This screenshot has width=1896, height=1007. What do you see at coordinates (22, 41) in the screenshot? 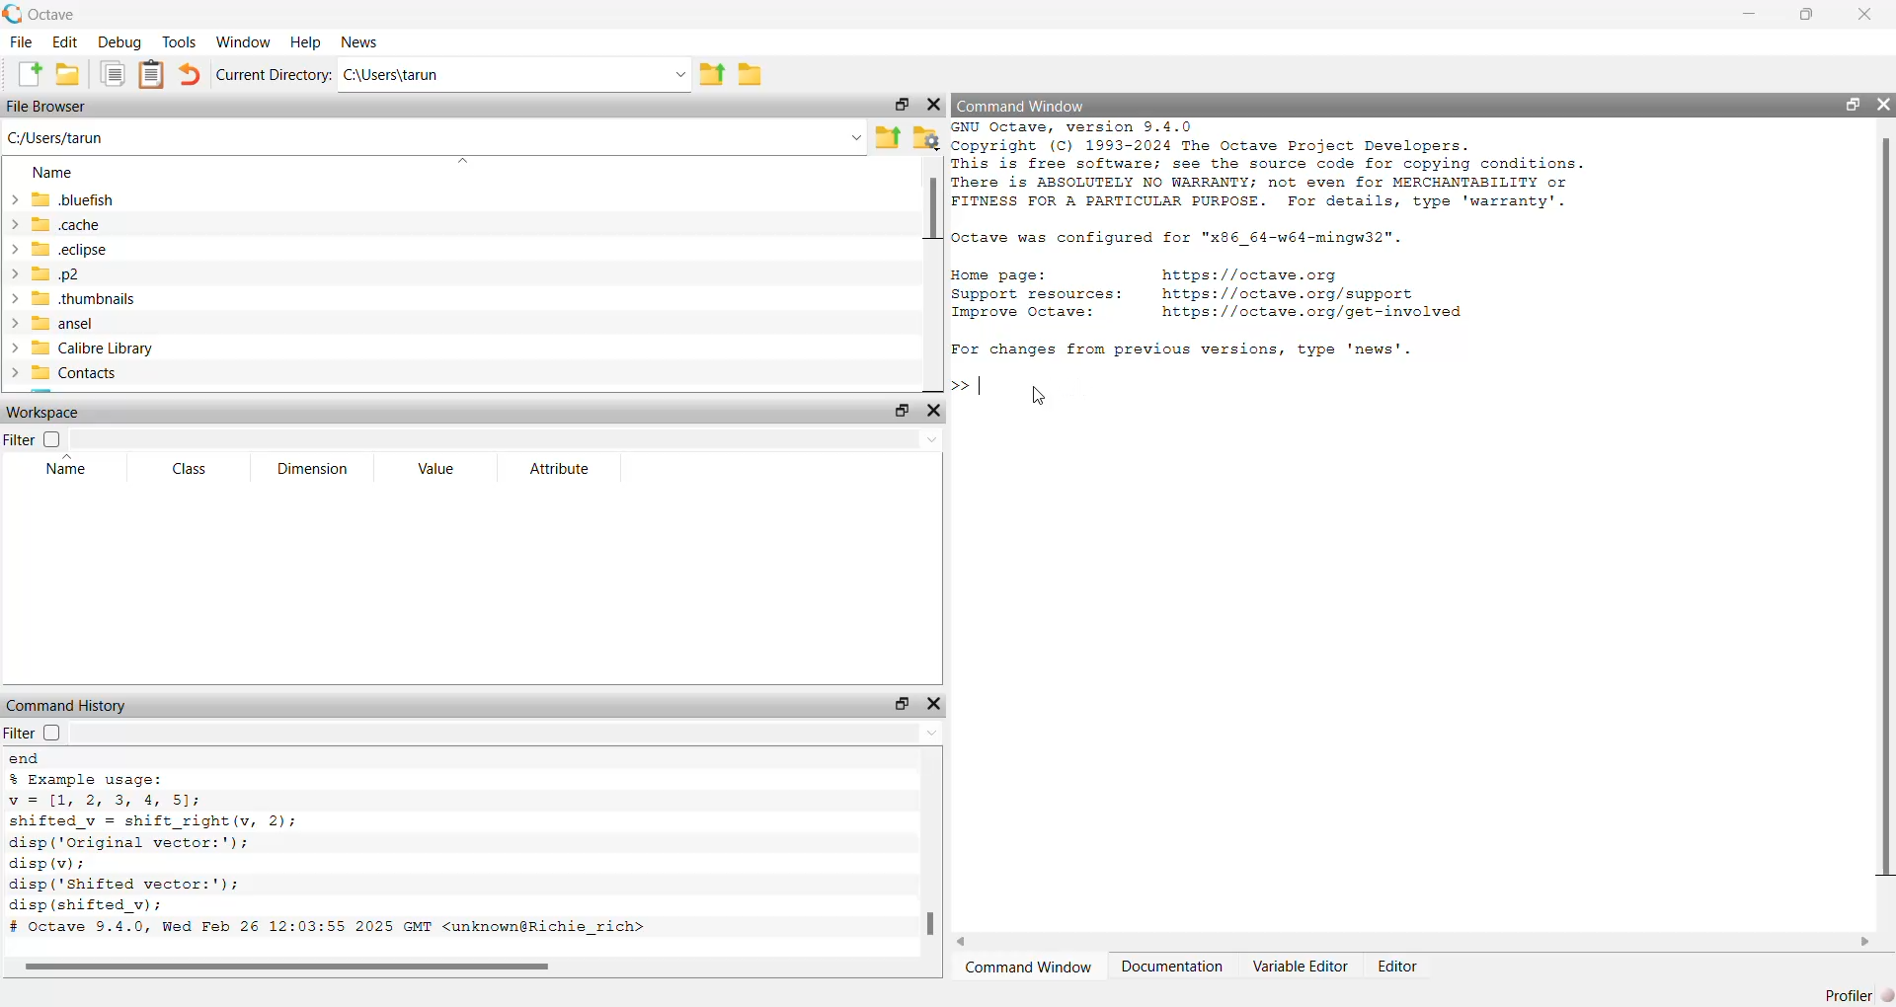
I see `file` at bounding box center [22, 41].